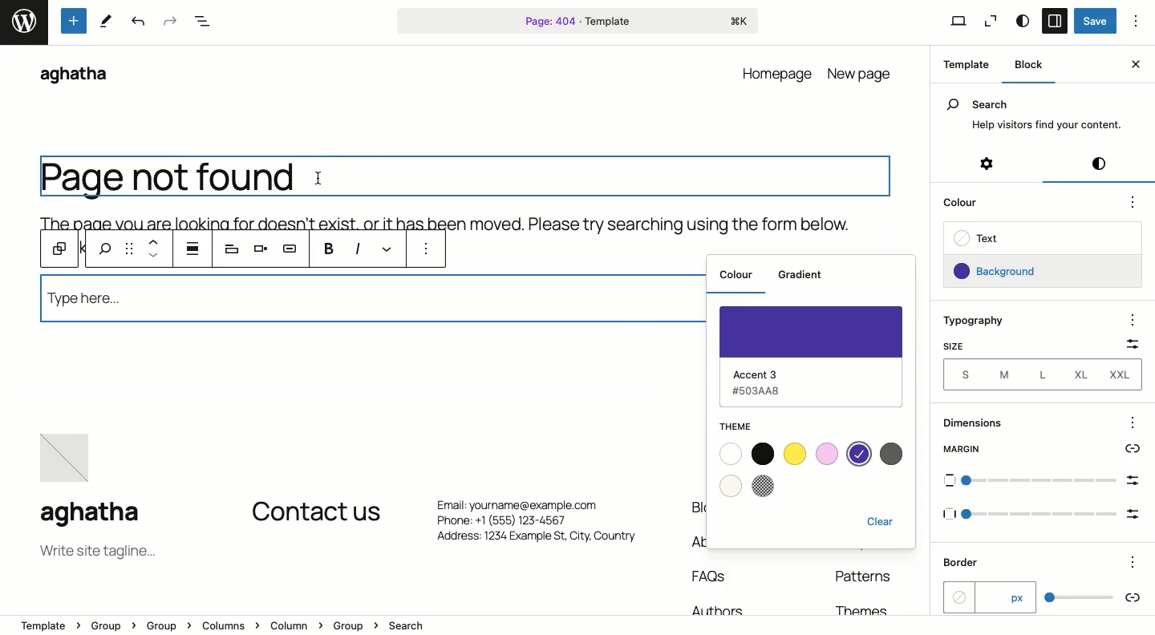 This screenshot has width=1155, height=635. What do you see at coordinates (992, 20) in the screenshot?
I see `Zoom out` at bounding box center [992, 20].